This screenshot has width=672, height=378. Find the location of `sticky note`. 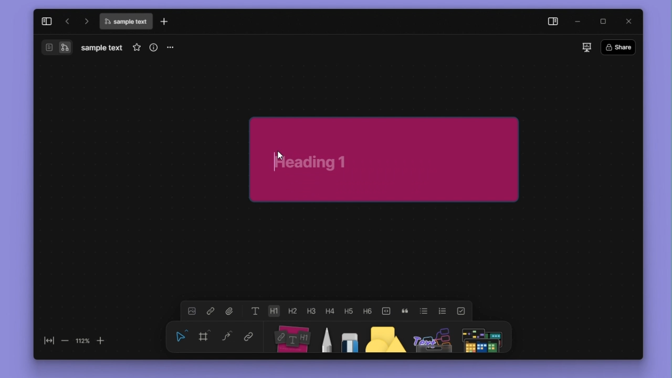

sticky note is located at coordinates (385, 159).